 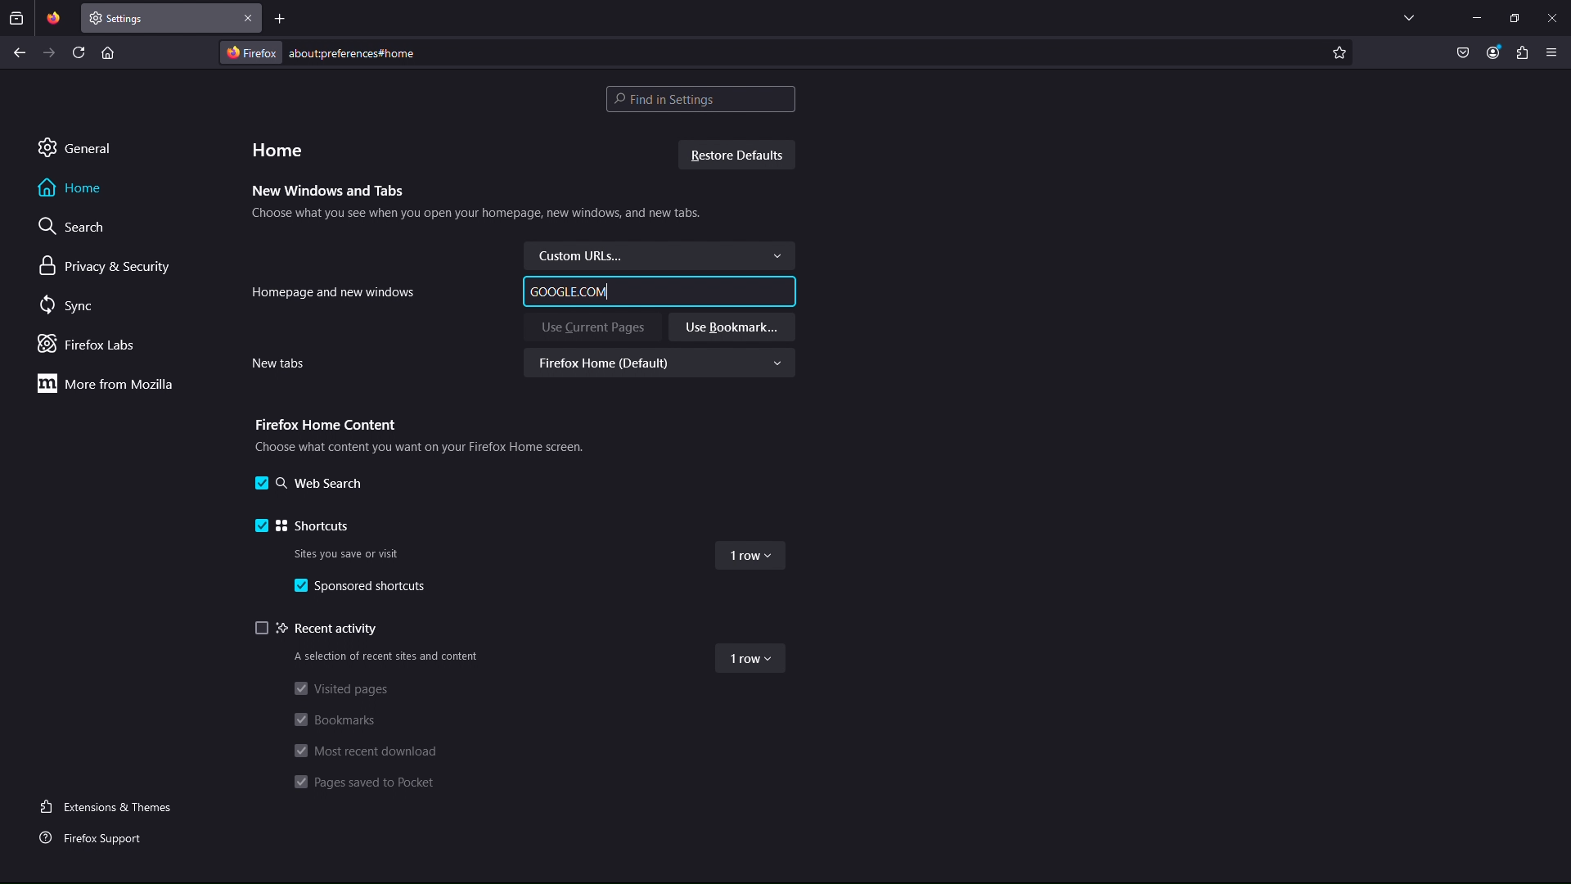 What do you see at coordinates (277, 364) in the screenshot?
I see `New tabs` at bounding box center [277, 364].